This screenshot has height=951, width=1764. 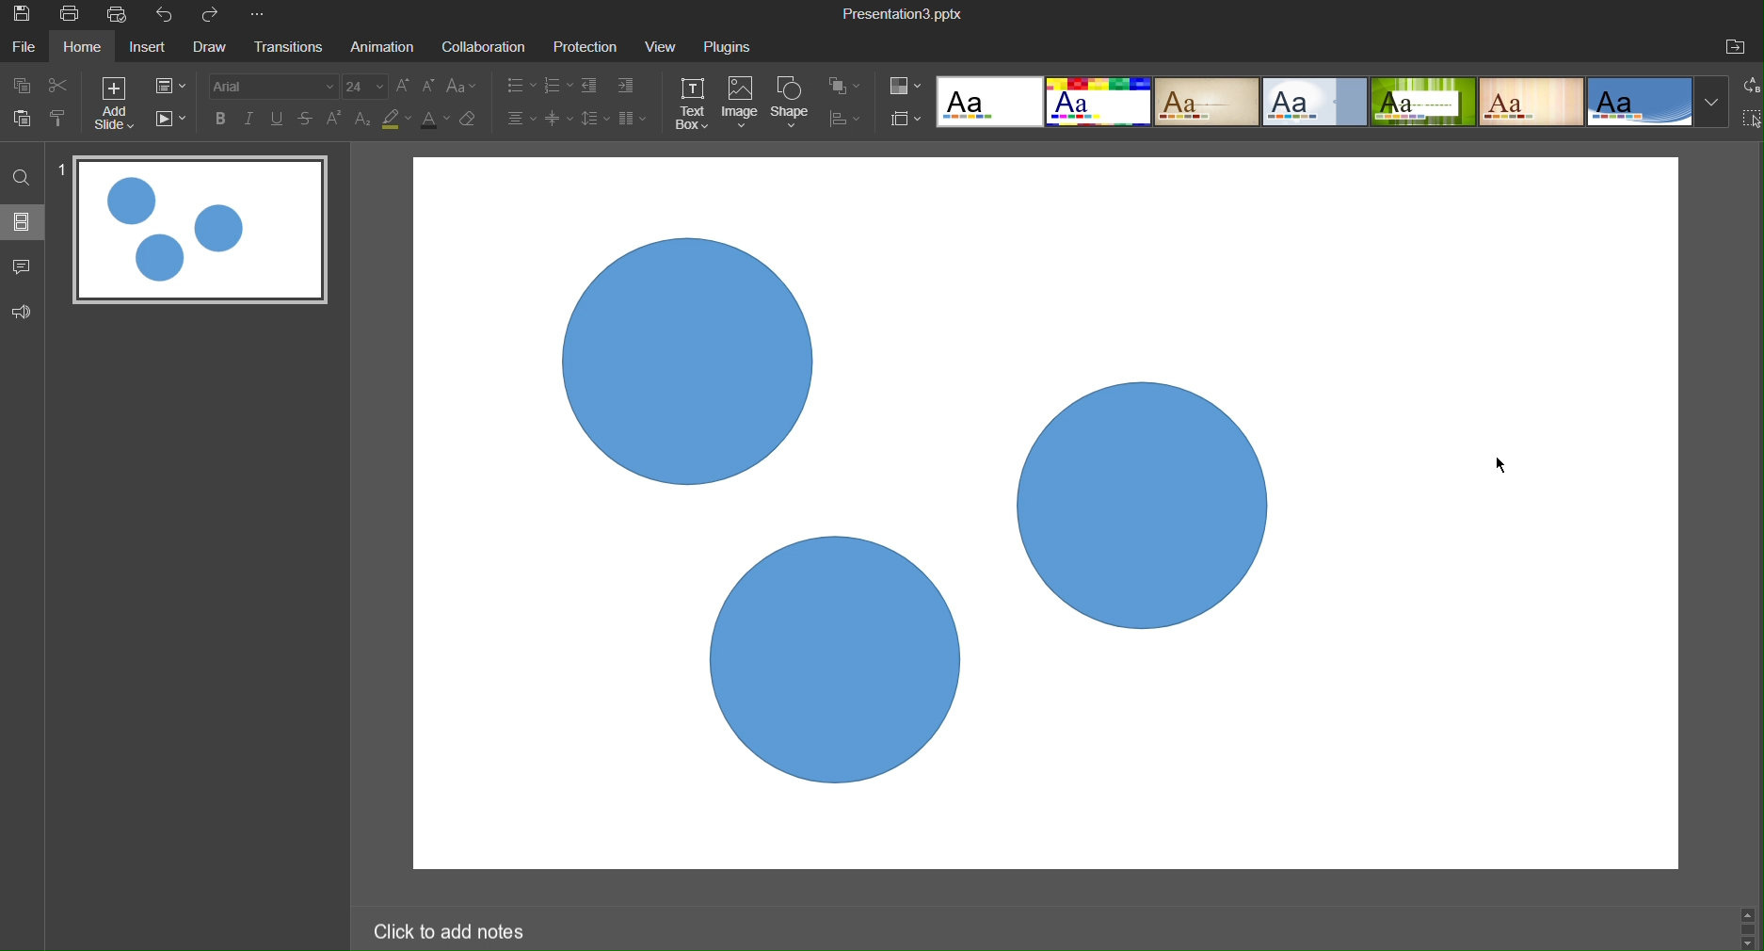 What do you see at coordinates (461, 88) in the screenshot?
I see `Character Case Settings` at bounding box center [461, 88].